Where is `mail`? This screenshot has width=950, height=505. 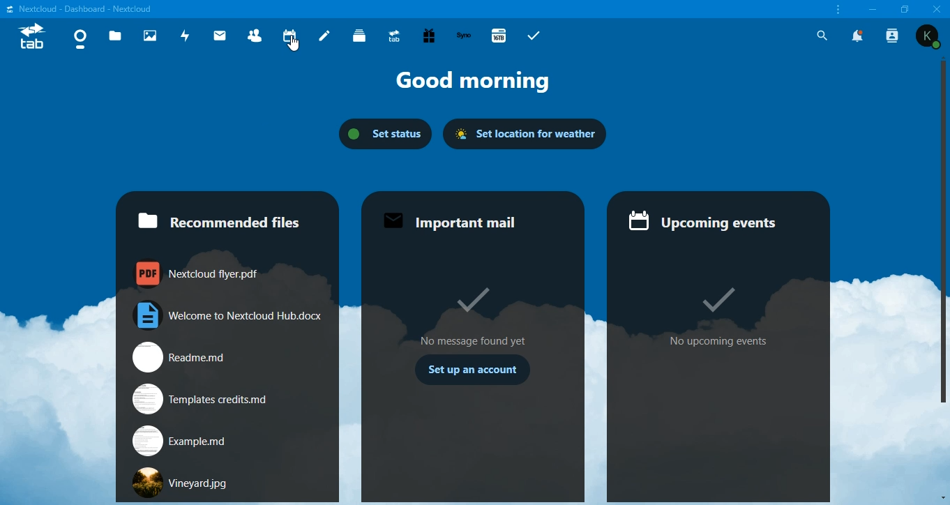
mail is located at coordinates (220, 35).